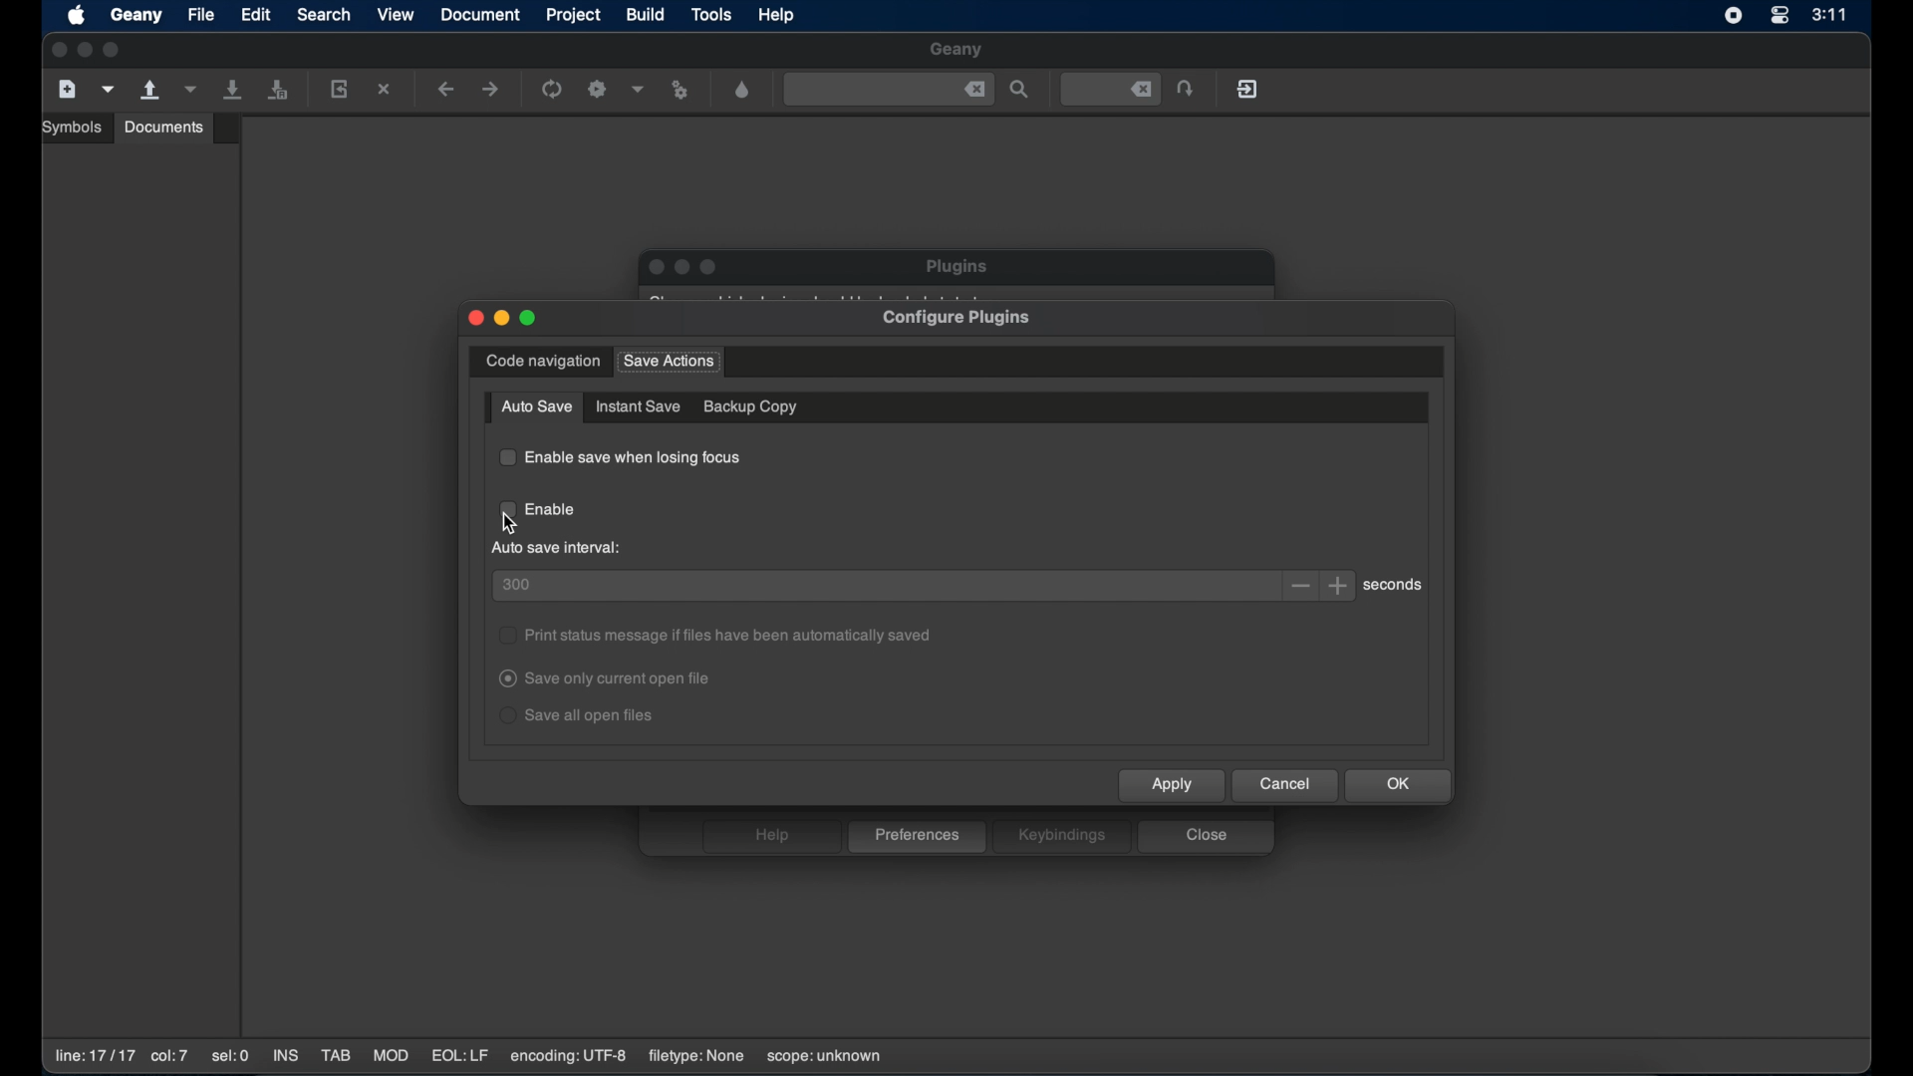 Image resolution: width=1913 pixels, height=1076 pixels. Describe the element at coordinates (1206, 837) in the screenshot. I see `close` at that location.